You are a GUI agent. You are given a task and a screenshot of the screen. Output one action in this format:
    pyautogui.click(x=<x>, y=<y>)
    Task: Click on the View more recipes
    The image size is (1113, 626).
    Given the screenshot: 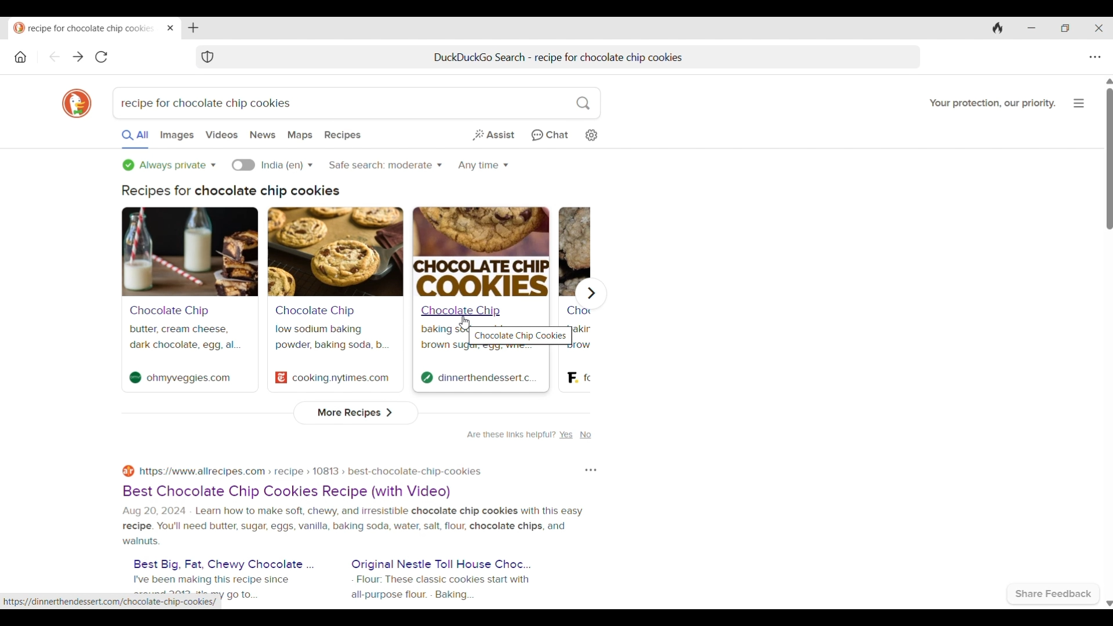 What is the action you would take?
    pyautogui.click(x=357, y=413)
    